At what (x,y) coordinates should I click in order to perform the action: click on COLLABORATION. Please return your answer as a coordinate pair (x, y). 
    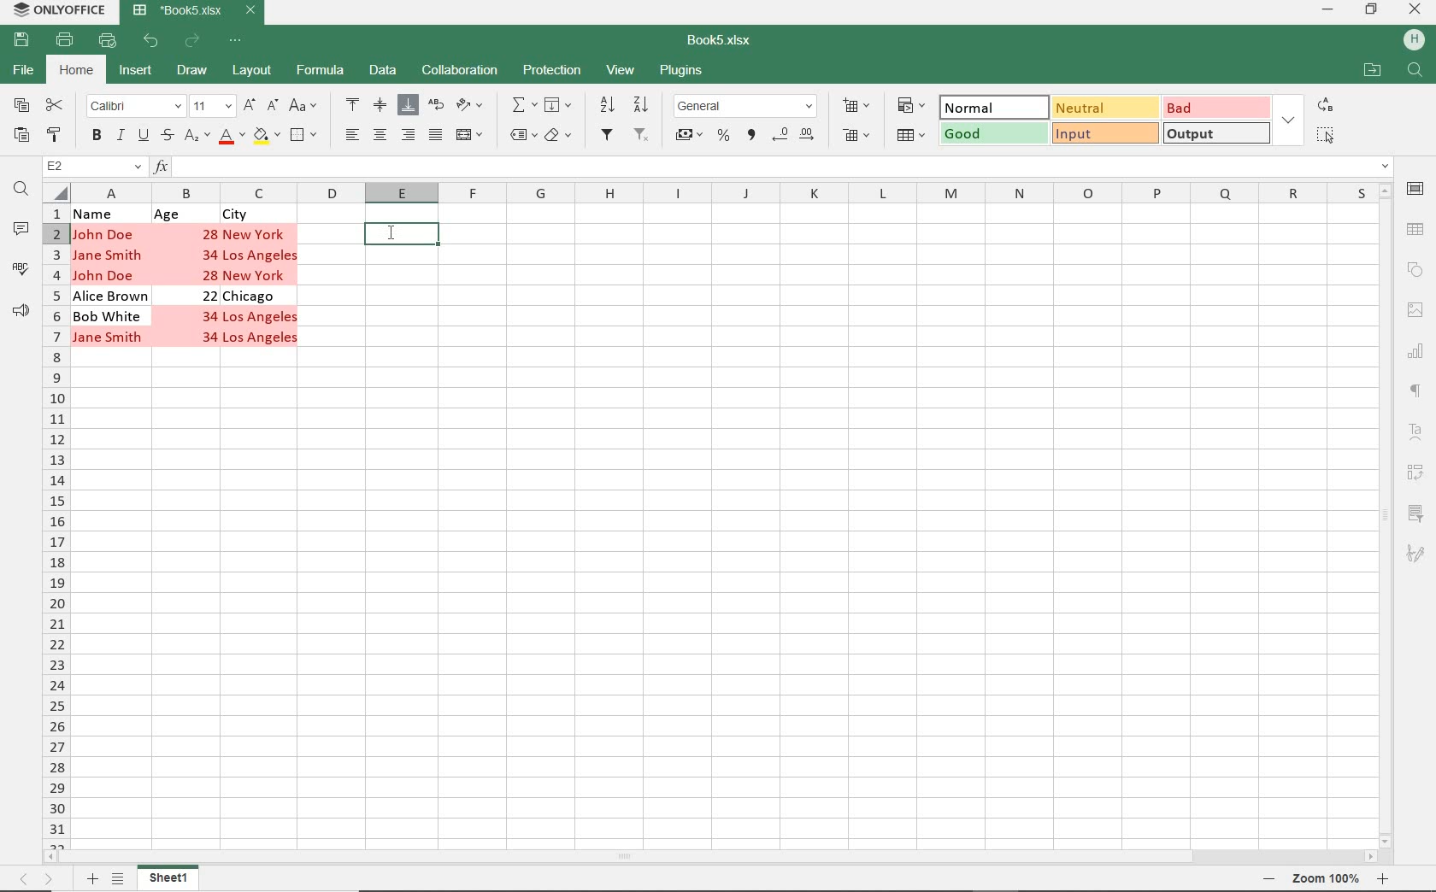
    Looking at the image, I should click on (460, 71).